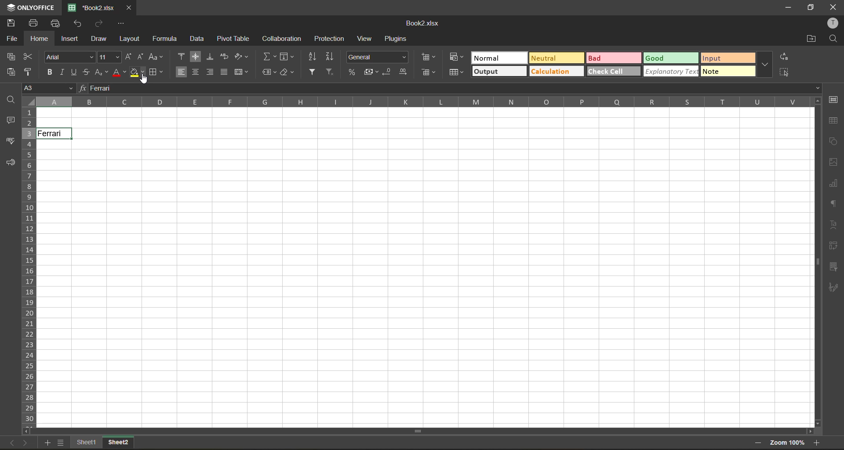 The height and width of the screenshot is (450, 844). I want to click on find, so click(833, 38).